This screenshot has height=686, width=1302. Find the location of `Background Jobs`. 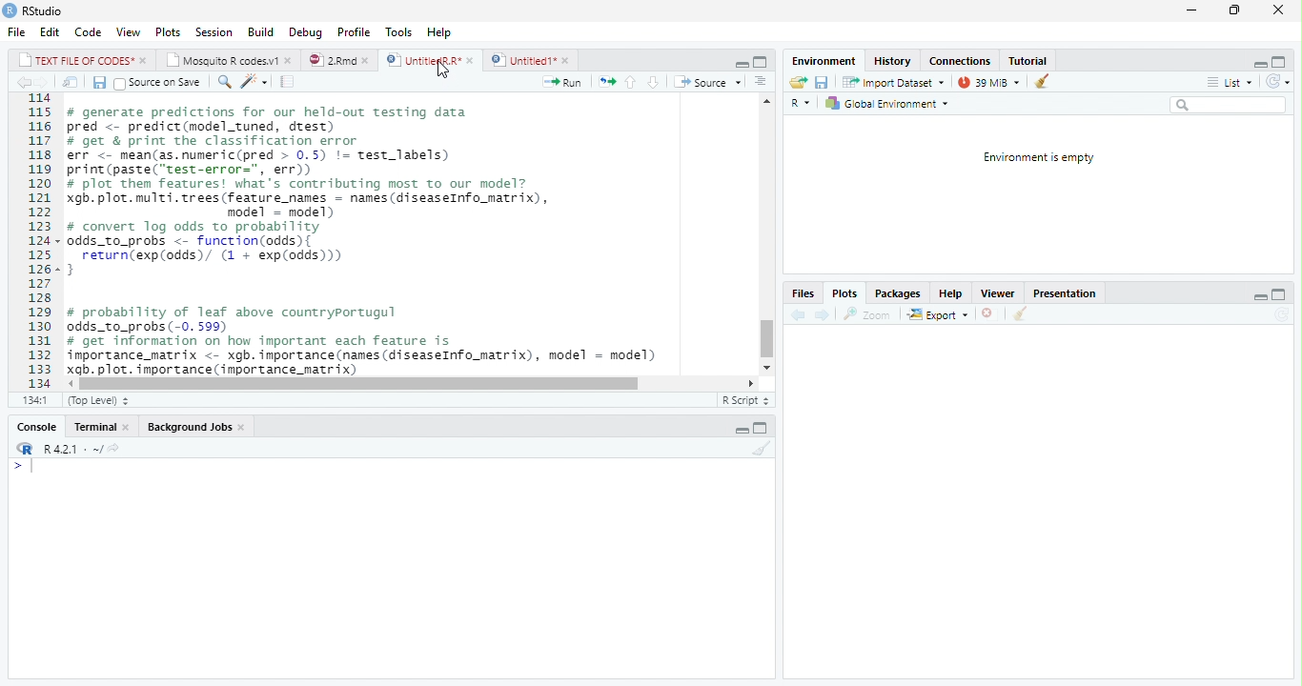

Background Jobs is located at coordinates (196, 426).